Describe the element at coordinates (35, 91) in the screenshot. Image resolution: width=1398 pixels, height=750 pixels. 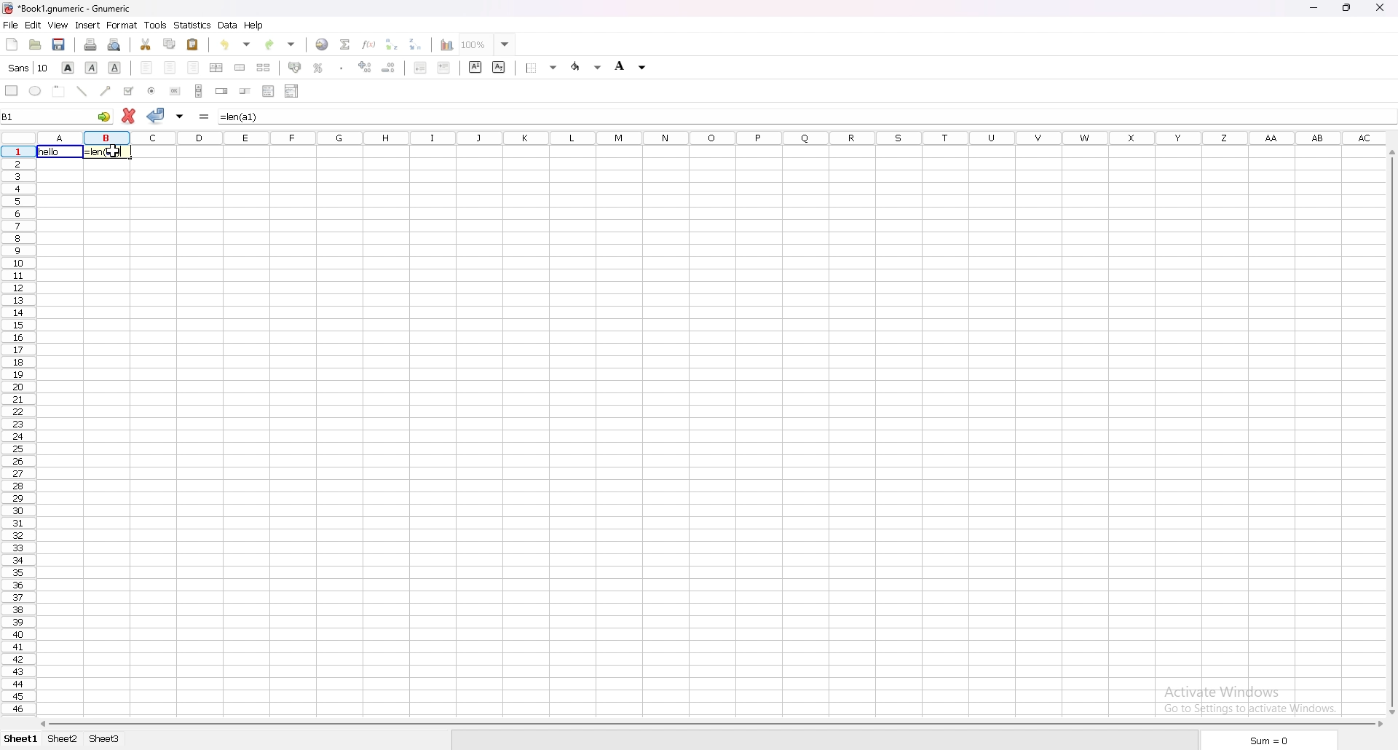
I see `ellipse object` at that location.